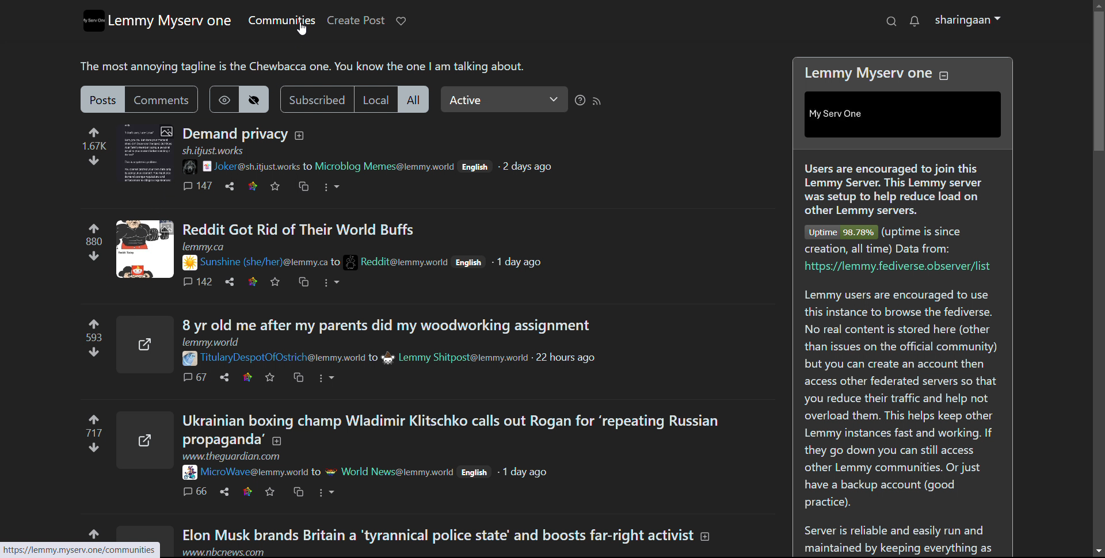 The height and width of the screenshot is (558, 1105). I want to click on more, so click(334, 283).